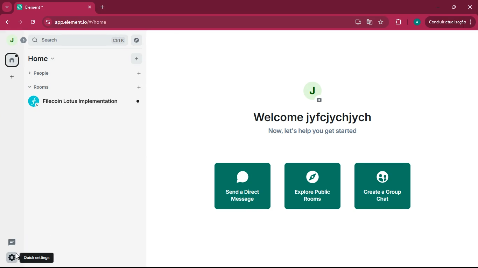  Describe the element at coordinates (37, 258) in the screenshot. I see `quick settings` at that location.